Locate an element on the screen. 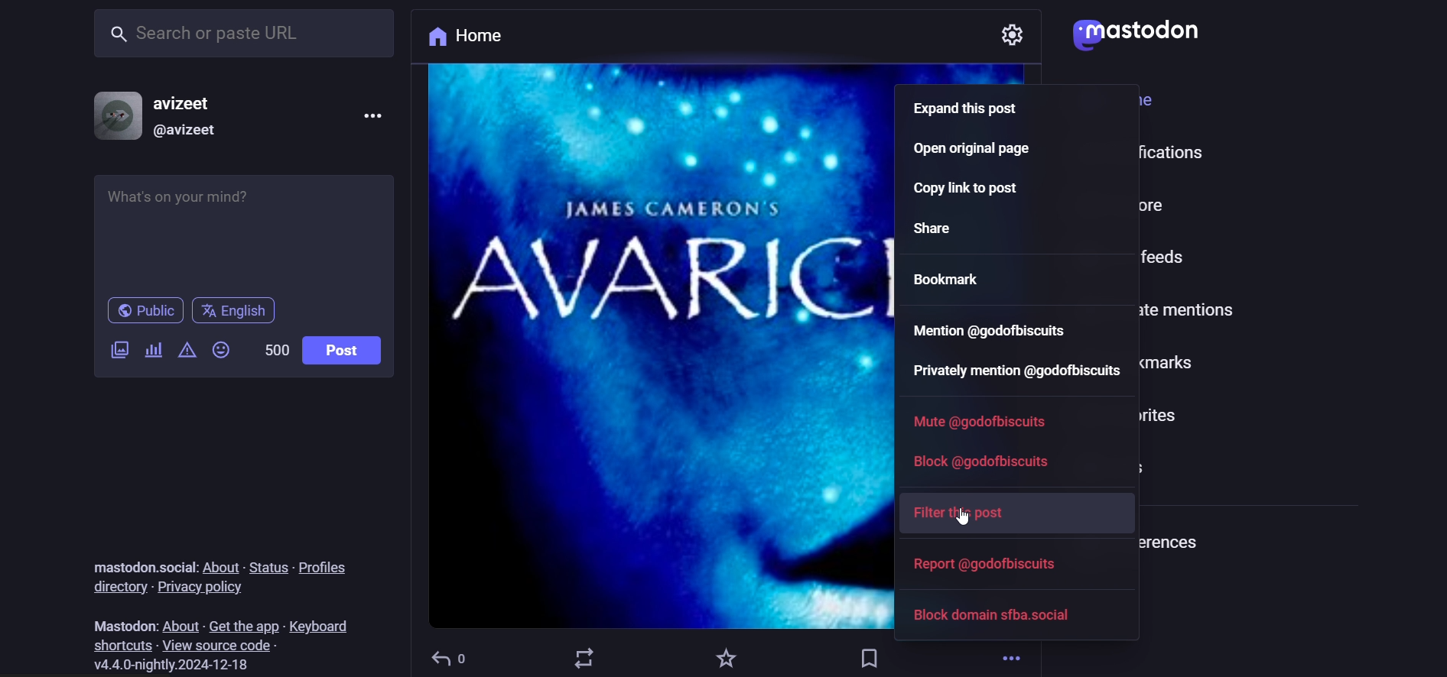 Image resolution: width=1447 pixels, height=677 pixels. search is located at coordinates (239, 37).